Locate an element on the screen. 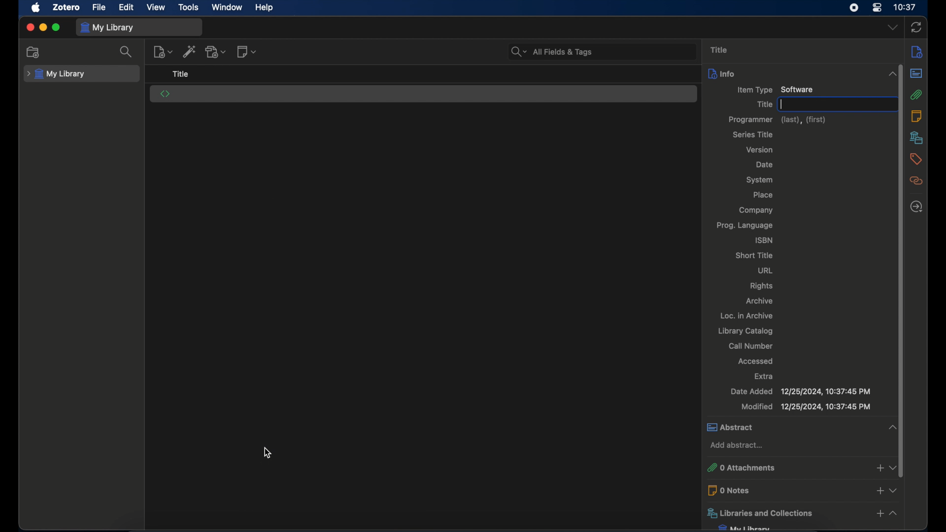 This screenshot has height=532, width=946. title  is located at coordinates (181, 74).